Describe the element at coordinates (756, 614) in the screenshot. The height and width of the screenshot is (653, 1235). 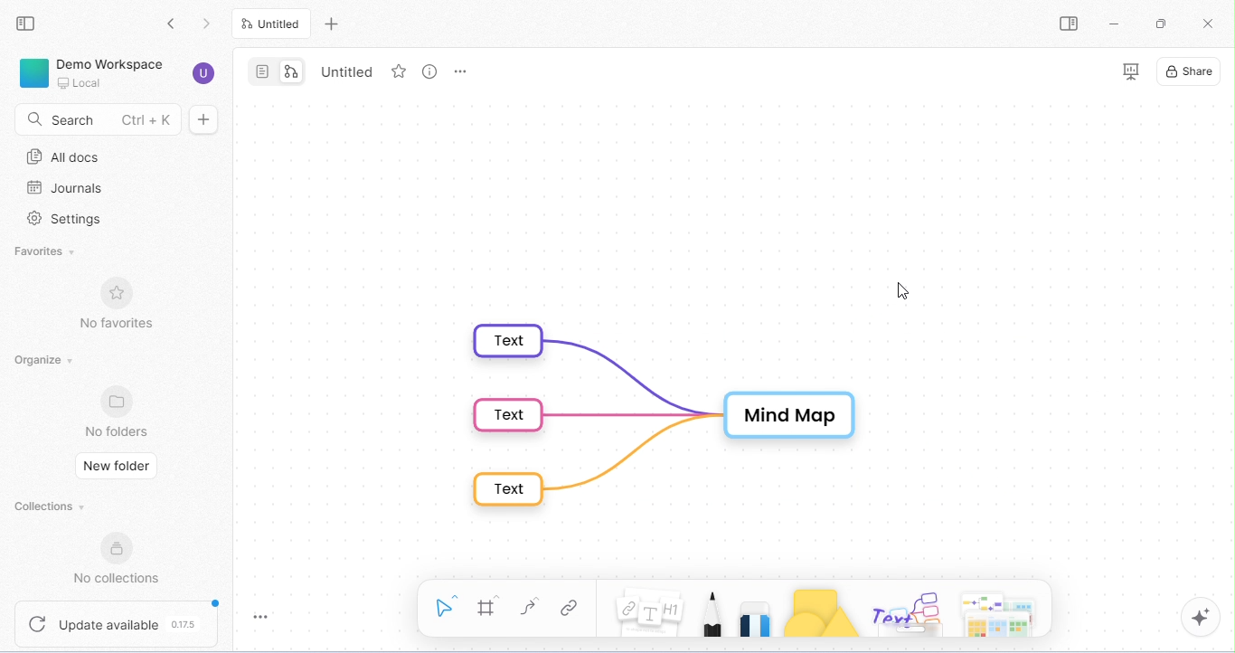
I see `eraser` at that location.